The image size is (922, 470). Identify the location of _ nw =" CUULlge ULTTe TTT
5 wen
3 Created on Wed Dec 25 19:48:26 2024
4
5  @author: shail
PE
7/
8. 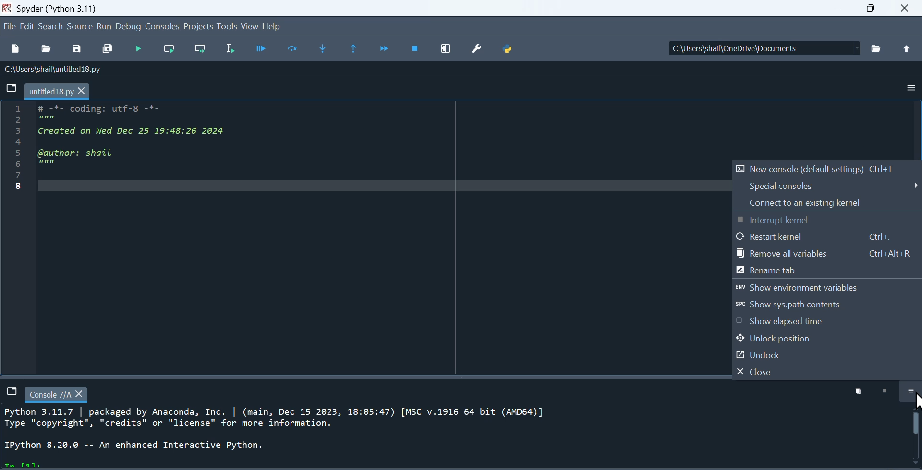
(140, 149).